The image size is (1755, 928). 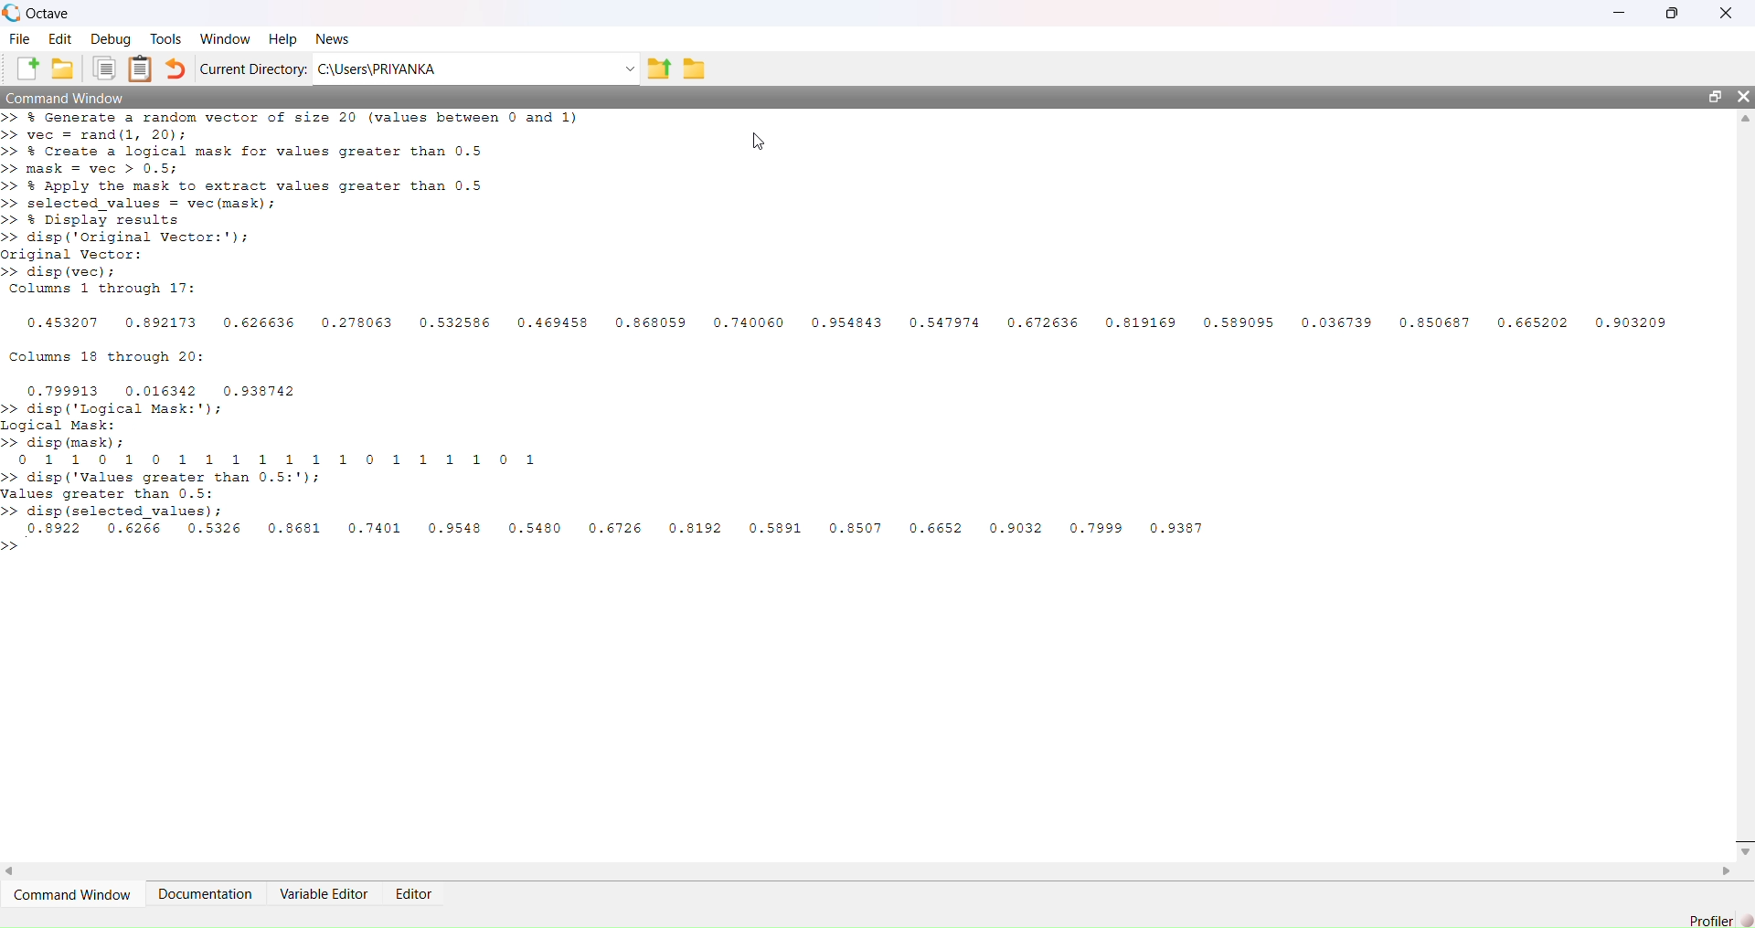 What do you see at coordinates (834, 97) in the screenshot?
I see `Command Window` at bounding box center [834, 97].